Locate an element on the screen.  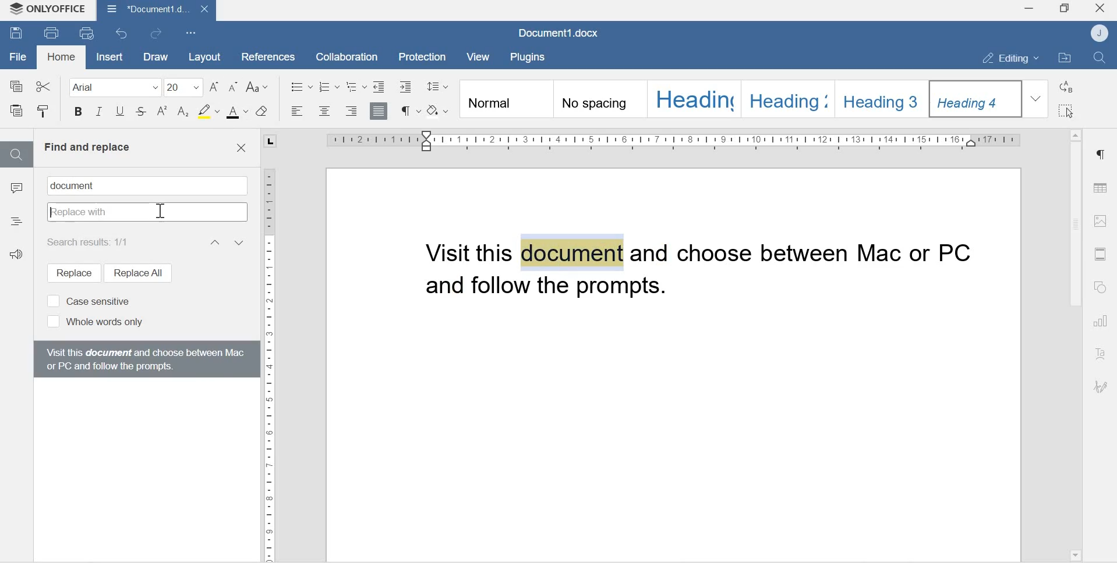
Paste is located at coordinates (18, 112).